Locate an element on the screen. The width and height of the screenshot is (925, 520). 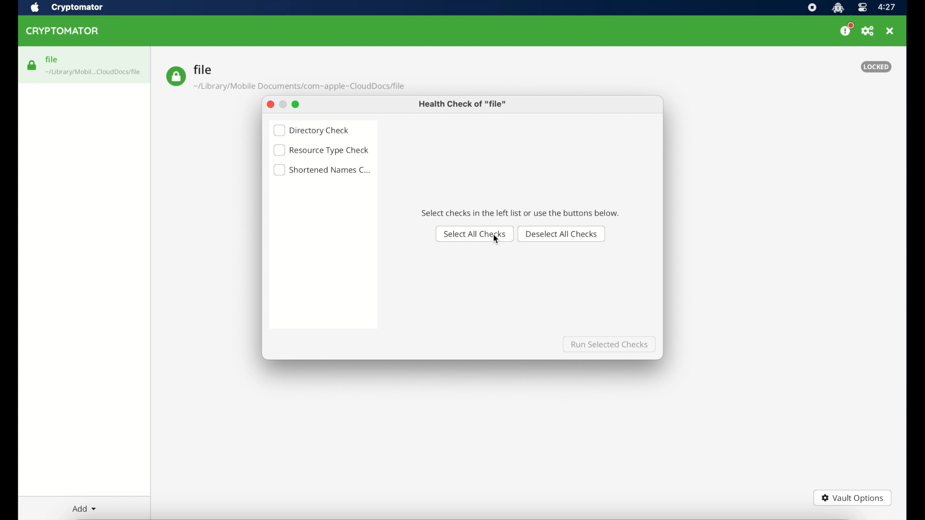
| Resource Type Check is located at coordinates (322, 151).